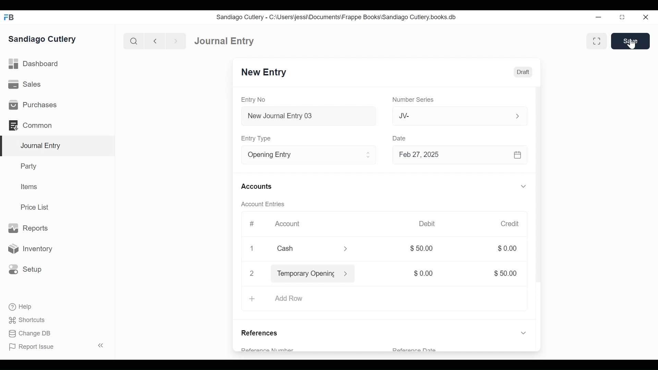  What do you see at coordinates (29, 334) in the screenshot?
I see `Change DB` at bounding box center [29, 334].